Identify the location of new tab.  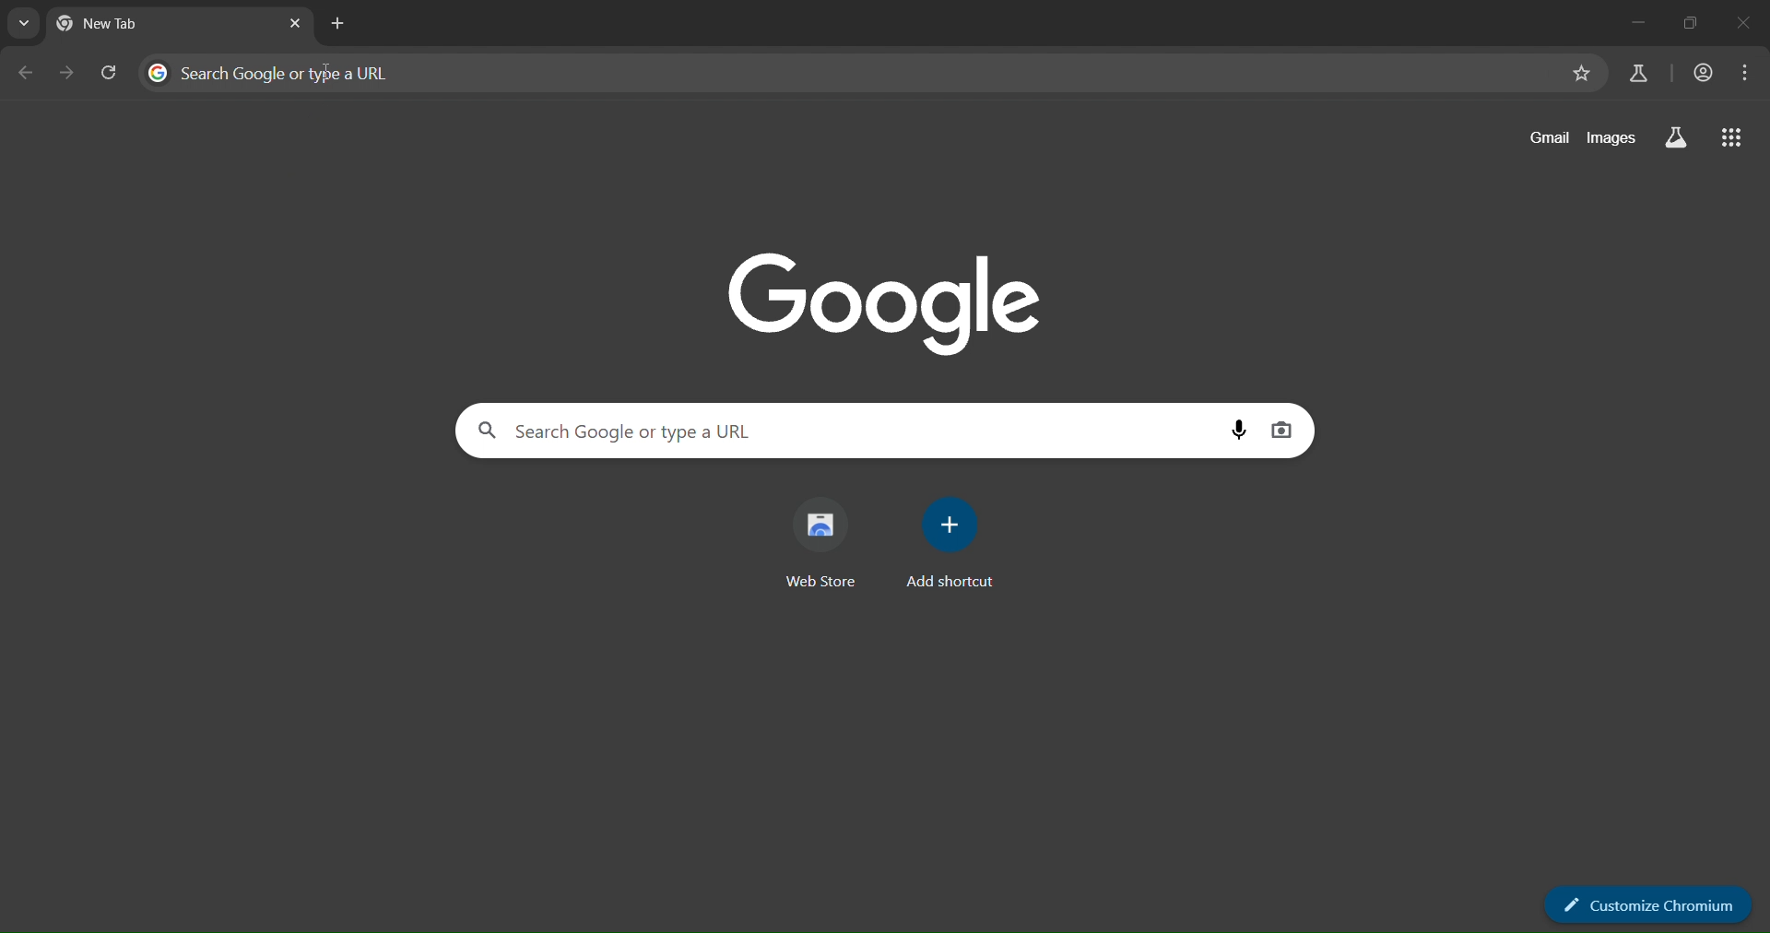
(339, 23).